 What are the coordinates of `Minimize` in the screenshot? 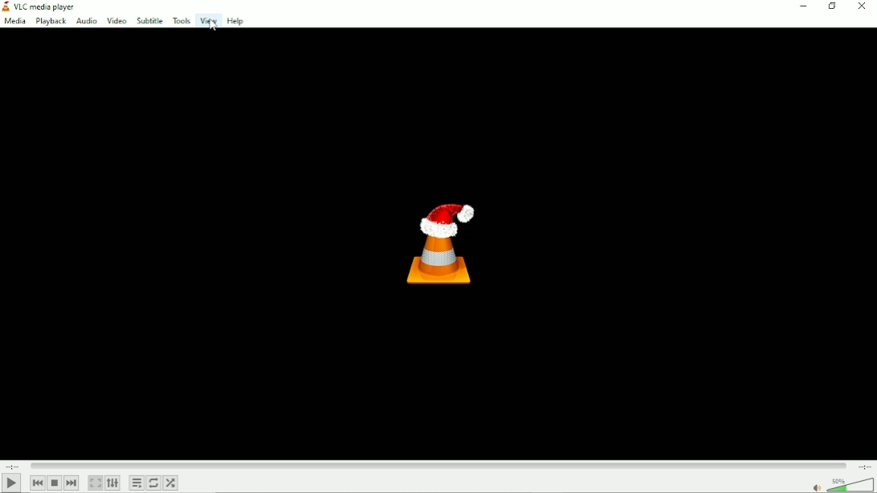 It's located at (802, 6).